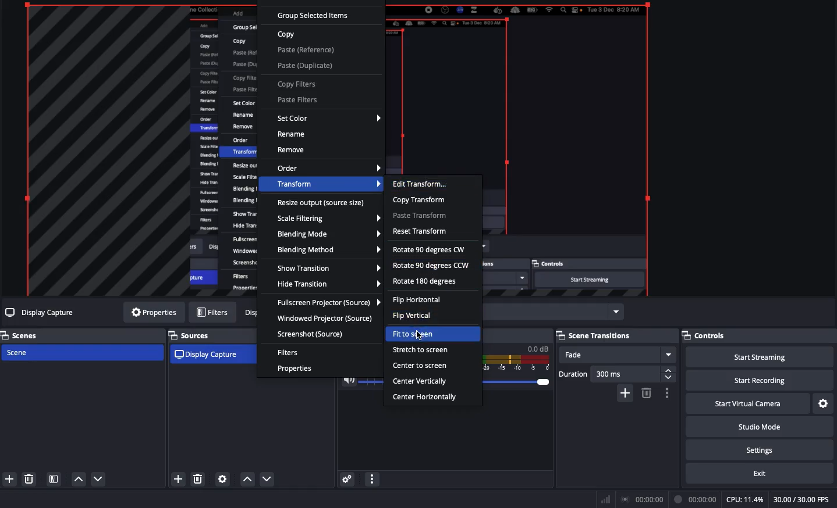 This screenshot has width=837, height=508. I want to click on Recording, so click(696, 498).